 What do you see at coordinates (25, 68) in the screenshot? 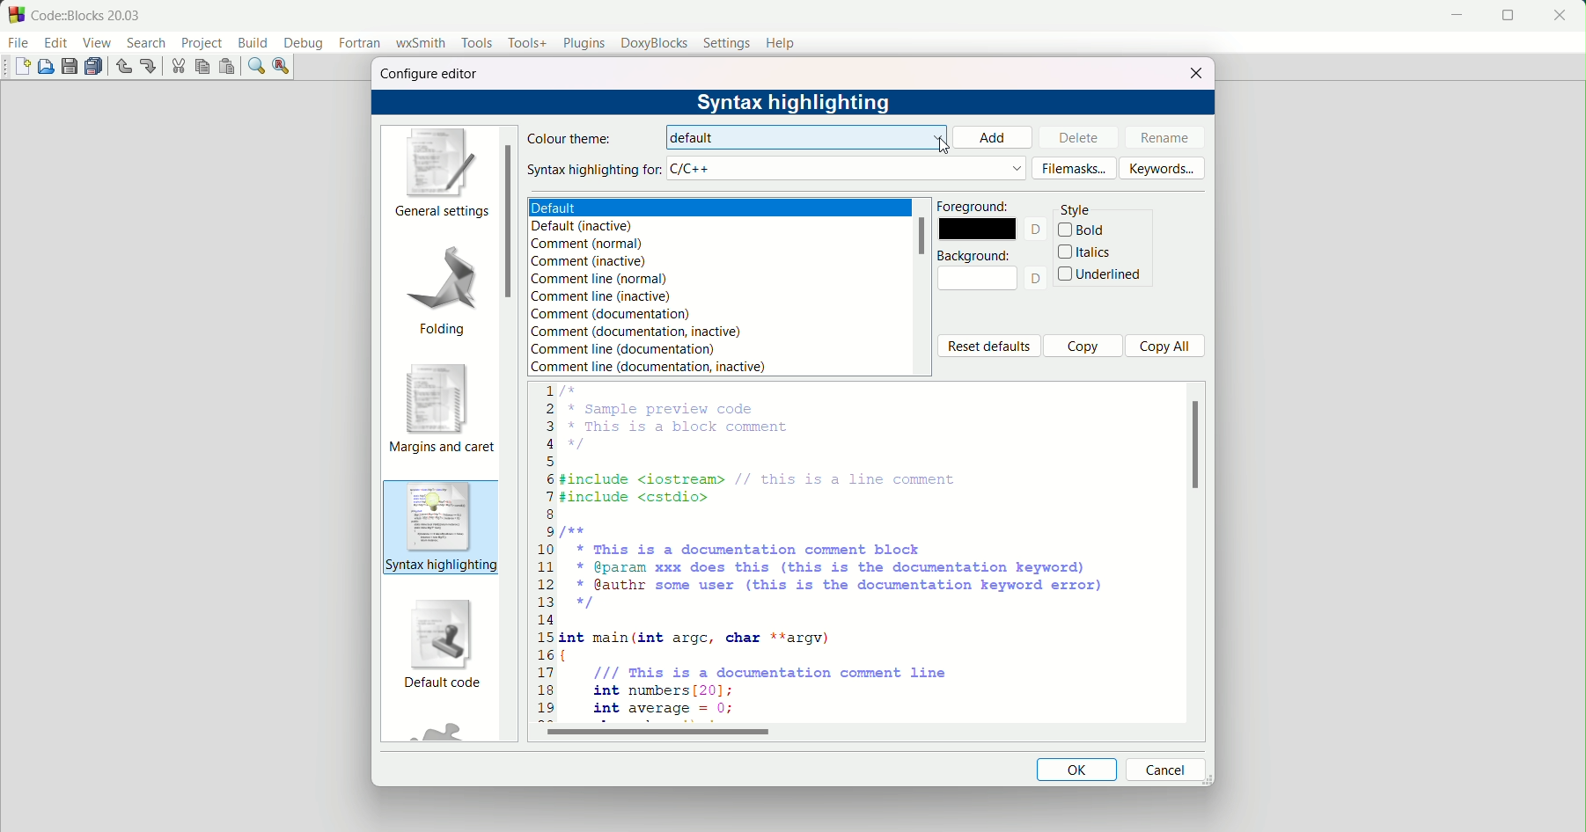
I see `new file` at bounding box center [25, 68].